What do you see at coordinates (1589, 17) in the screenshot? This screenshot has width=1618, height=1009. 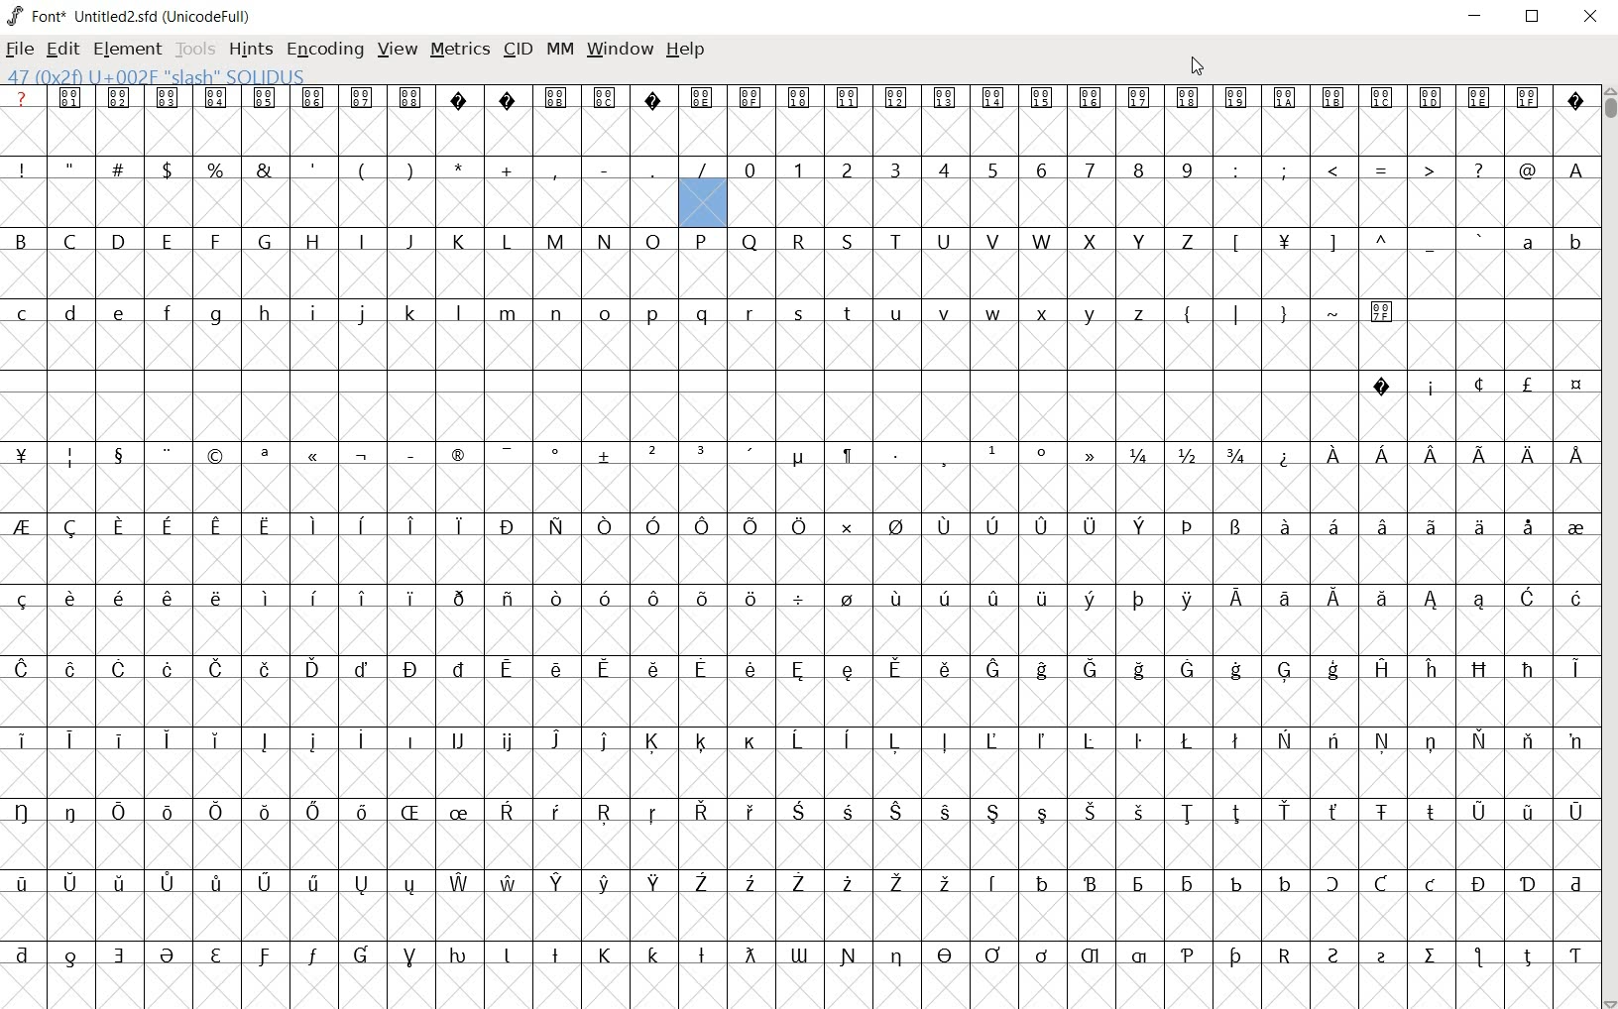 I see `CLOSE` at bounding box center [1589, 17].